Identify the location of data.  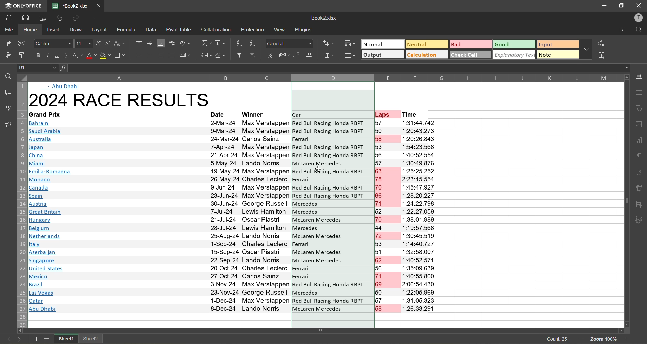
(152, 30).